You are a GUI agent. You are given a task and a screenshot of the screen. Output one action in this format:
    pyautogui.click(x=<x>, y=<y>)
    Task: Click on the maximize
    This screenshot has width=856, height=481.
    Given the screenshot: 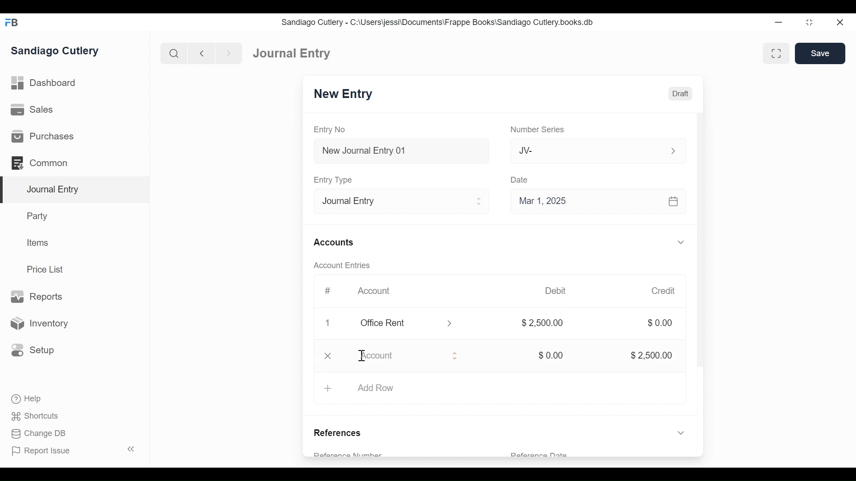 What is the action you would take?
    pyautogui.click(x=810, y=22)
    